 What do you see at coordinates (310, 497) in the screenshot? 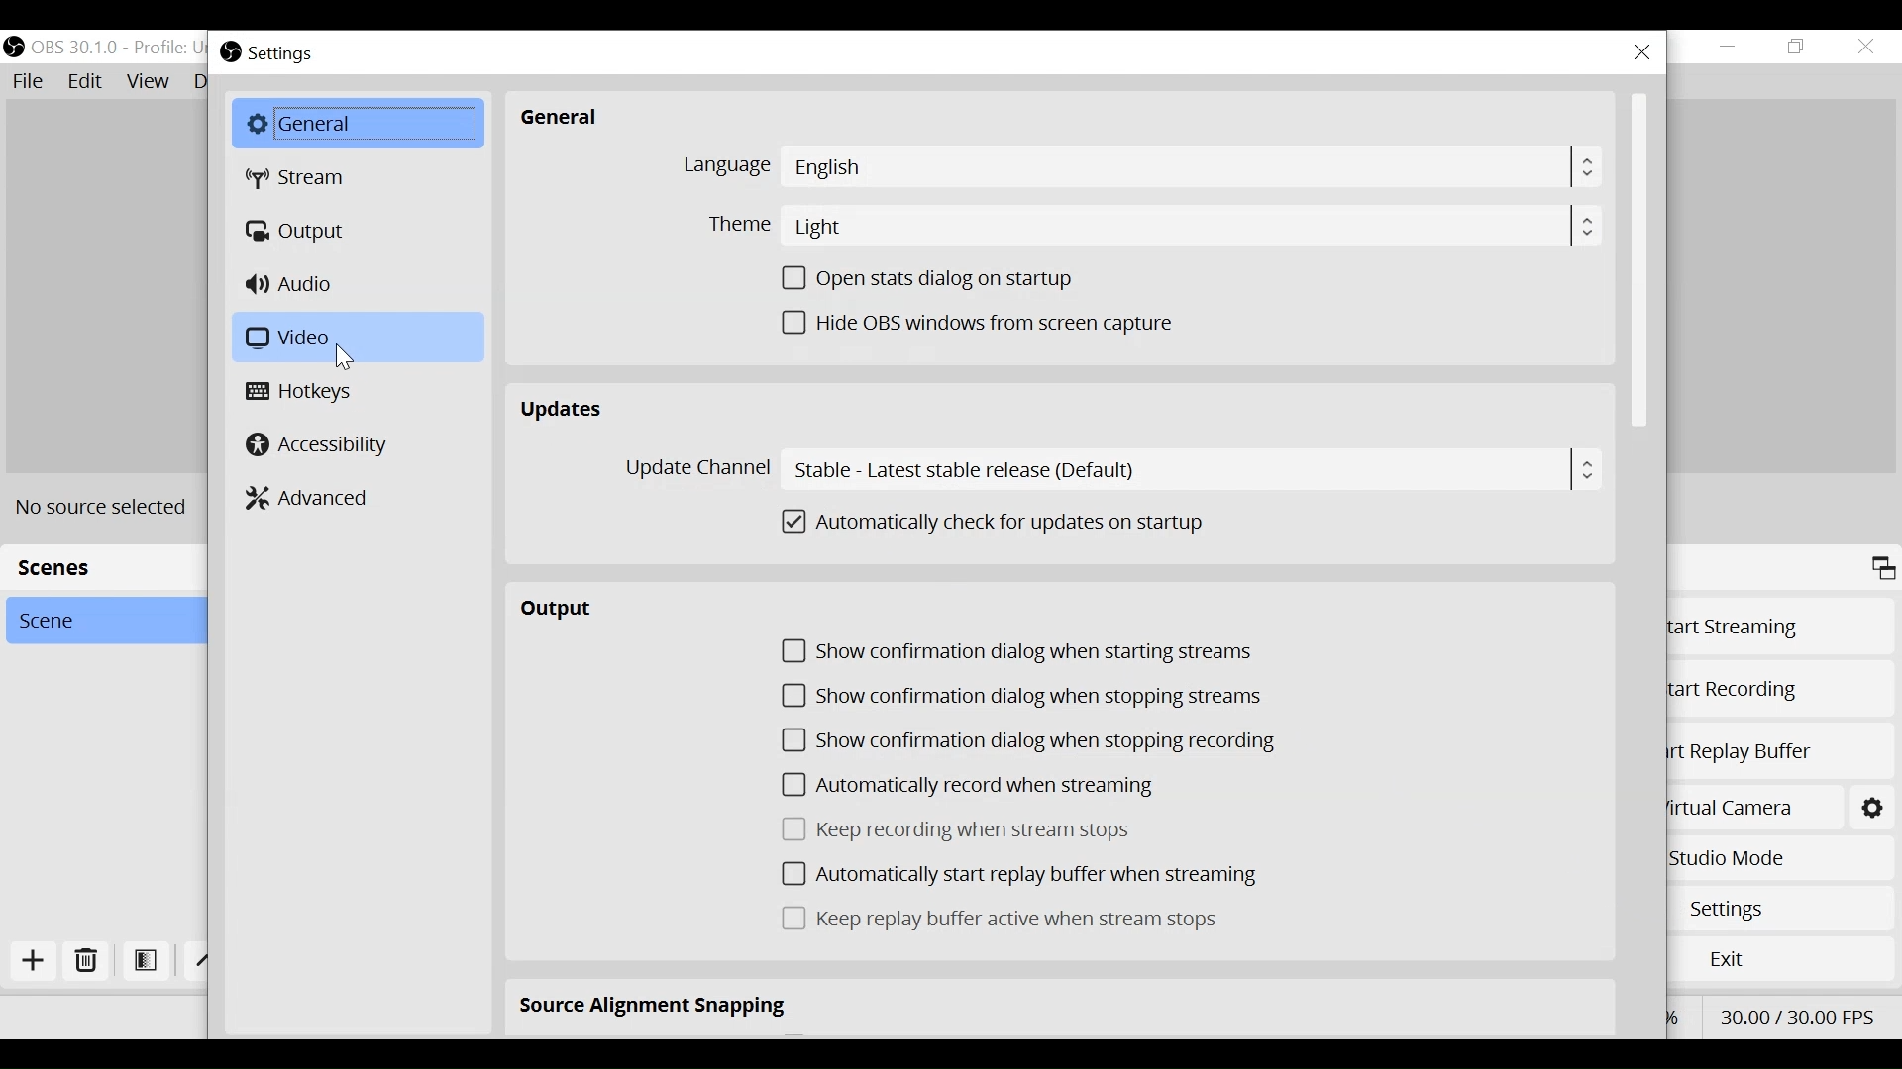
I see `Advanced` at bounding box center [310, 497].